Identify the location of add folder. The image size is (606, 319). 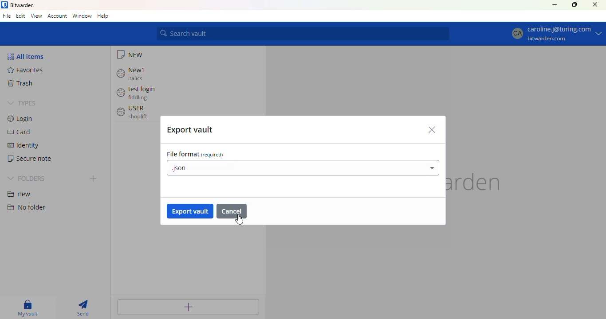
(94, 178).